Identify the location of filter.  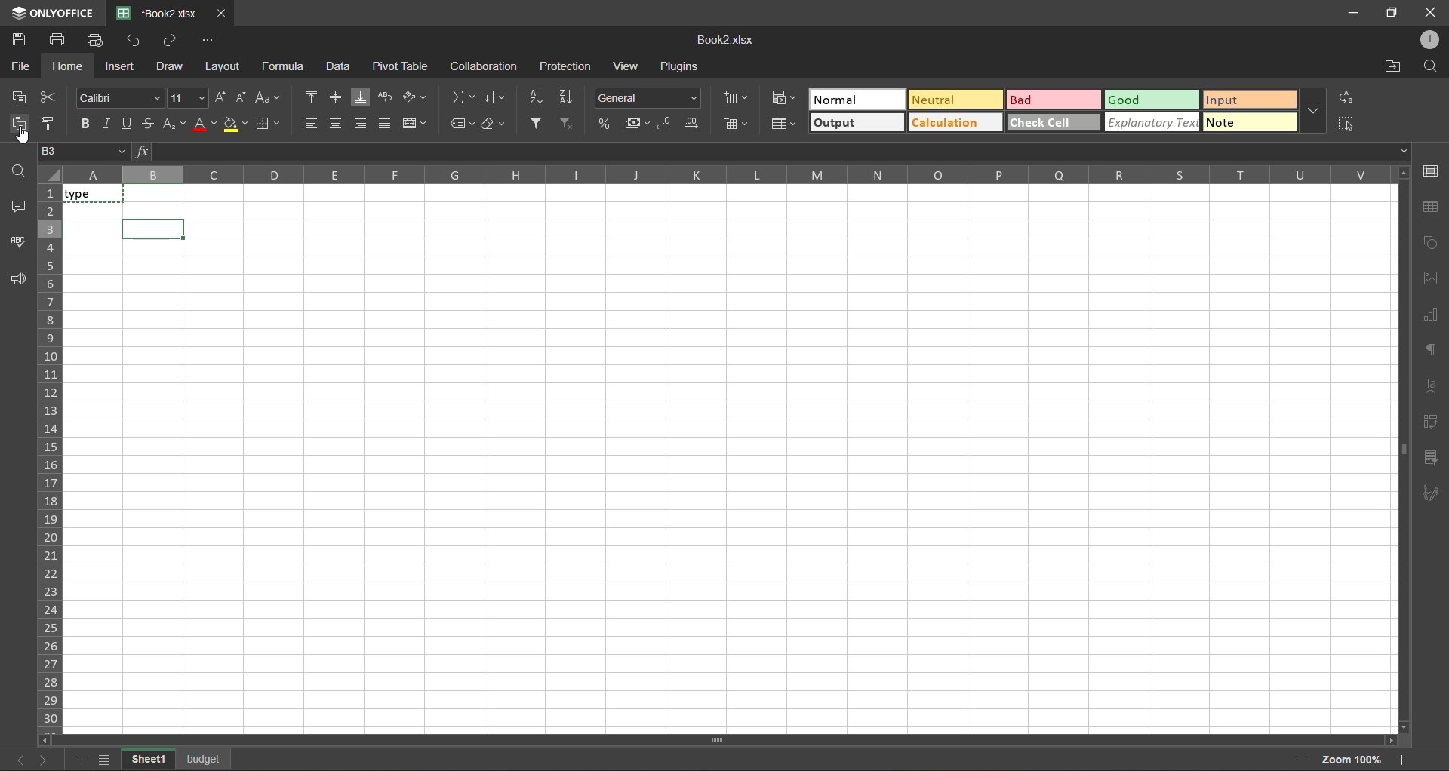
(536, 125).